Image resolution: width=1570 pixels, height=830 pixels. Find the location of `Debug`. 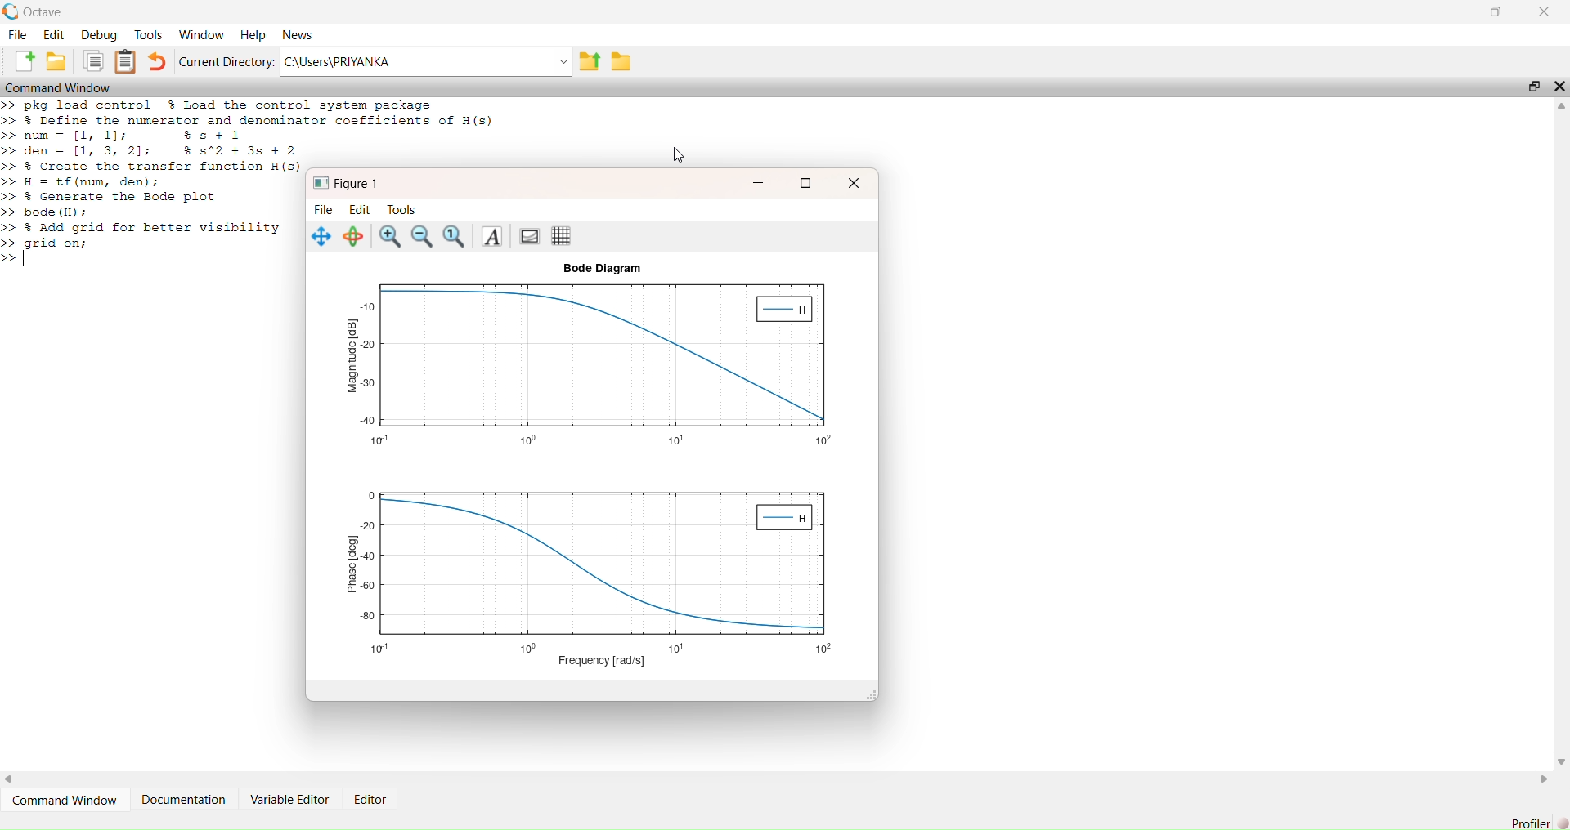

Debug is located at coordinates (99, 34).